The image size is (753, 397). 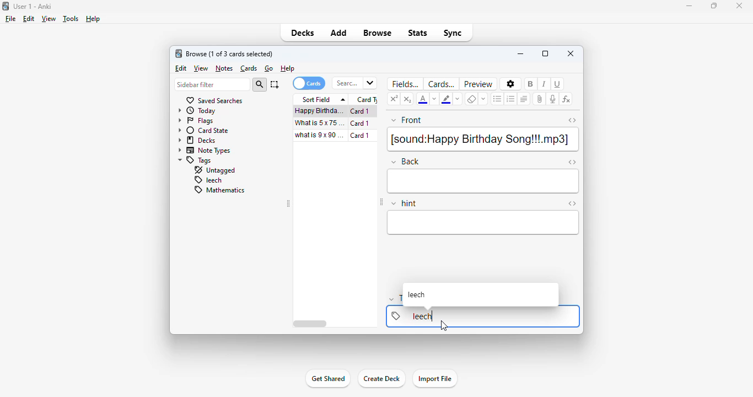 What do you see at coordinates (418, 33) in the screenshot?
I see `stats` at bounding box center [418, 33].